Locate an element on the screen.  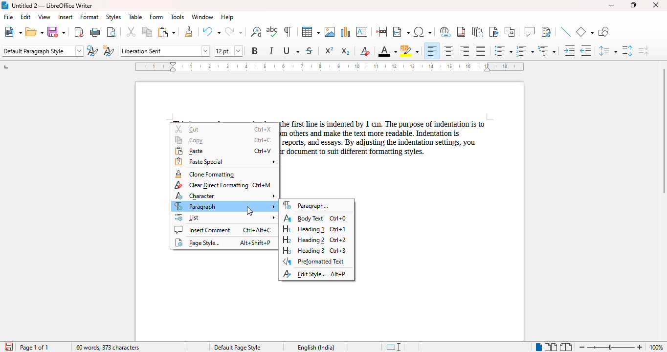
superscript is located at coordinates (329, 50).